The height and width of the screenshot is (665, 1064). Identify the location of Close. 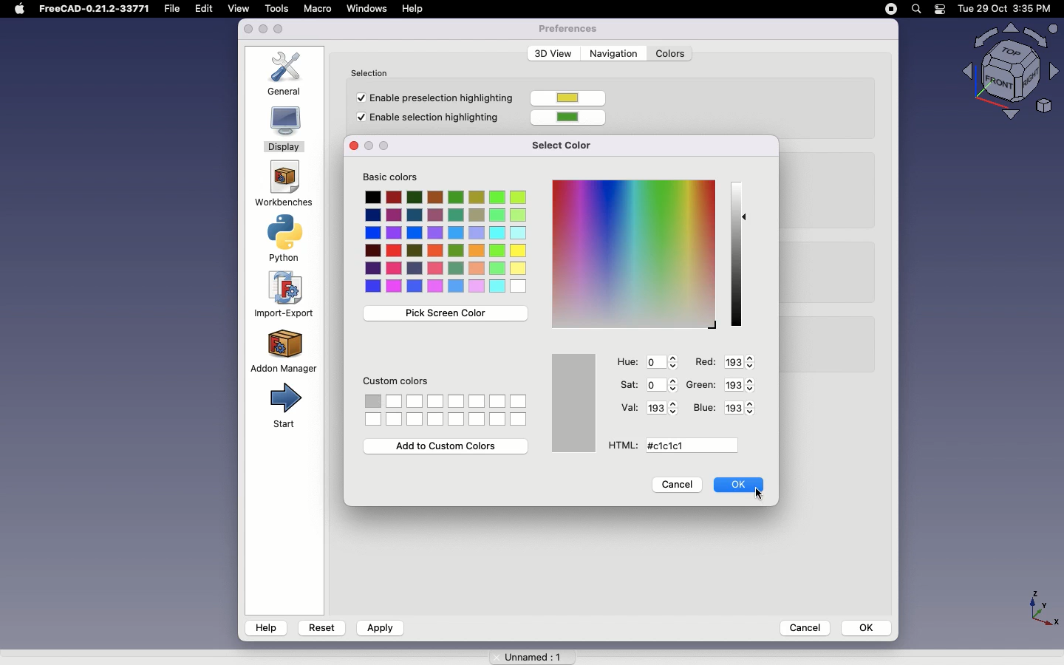
(352, 146).